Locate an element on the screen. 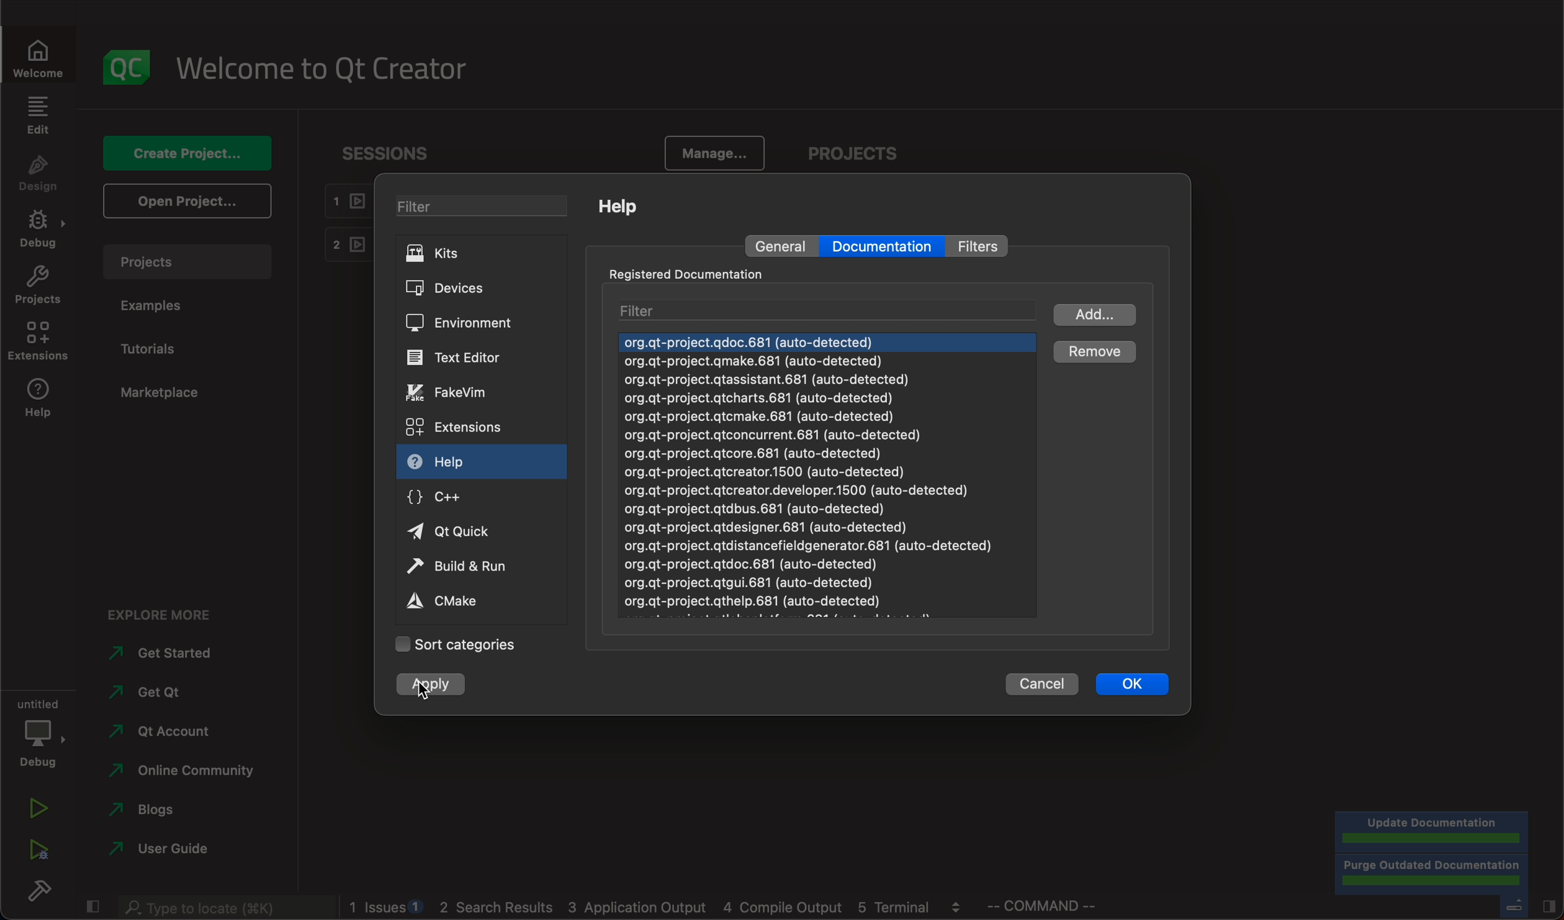 This screenshot has width=1564, height=920. debug is located at coordinates (42, 730).